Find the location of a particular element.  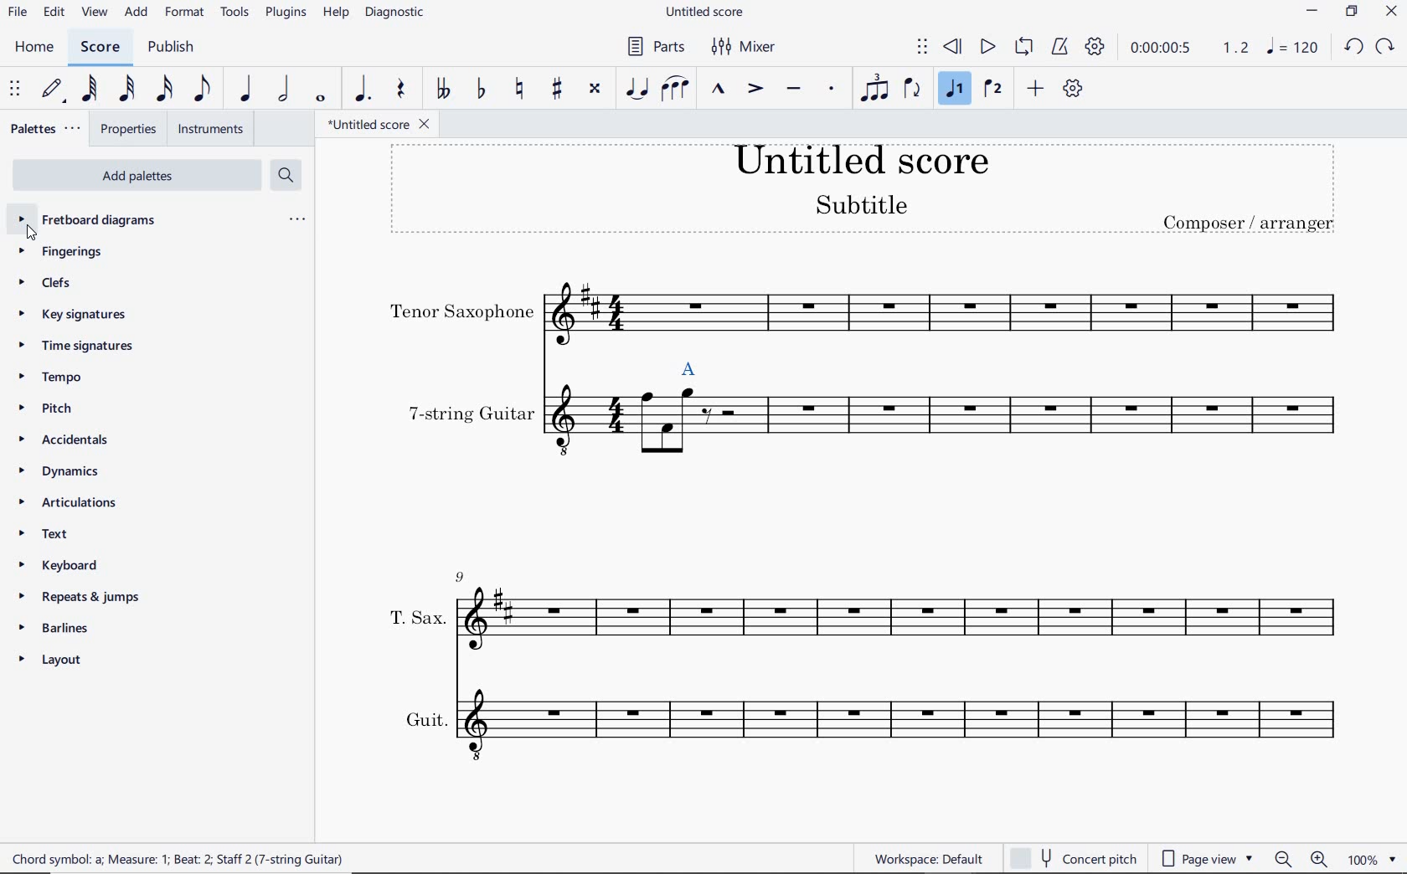

selected chord is located at coordinates (690, 366).